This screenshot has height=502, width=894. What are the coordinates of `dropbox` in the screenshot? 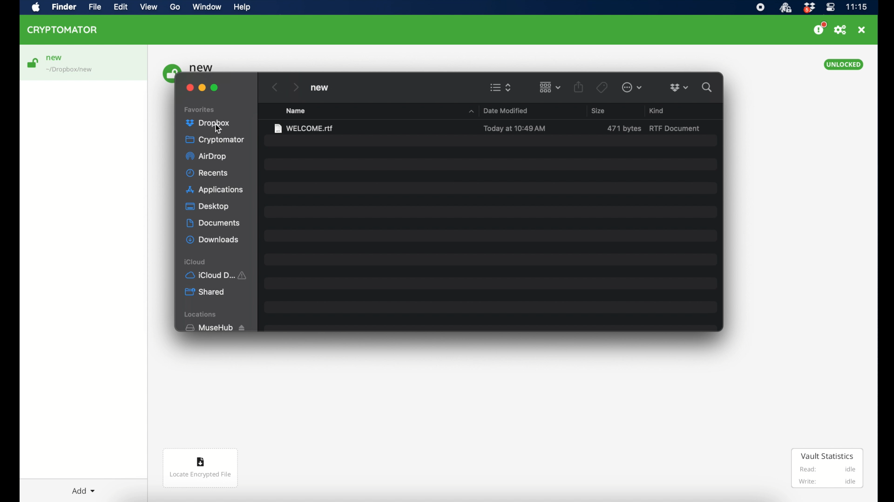 It's located at (208, 123).